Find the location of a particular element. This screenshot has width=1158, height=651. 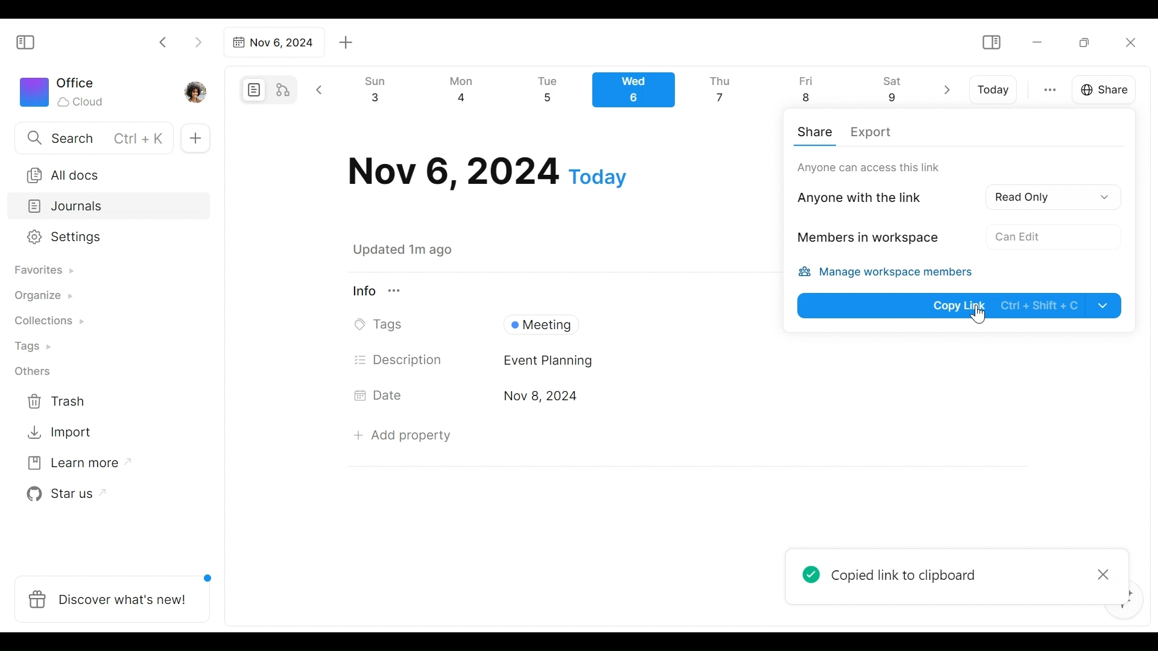

All documents is located at coordinates (104, 173).